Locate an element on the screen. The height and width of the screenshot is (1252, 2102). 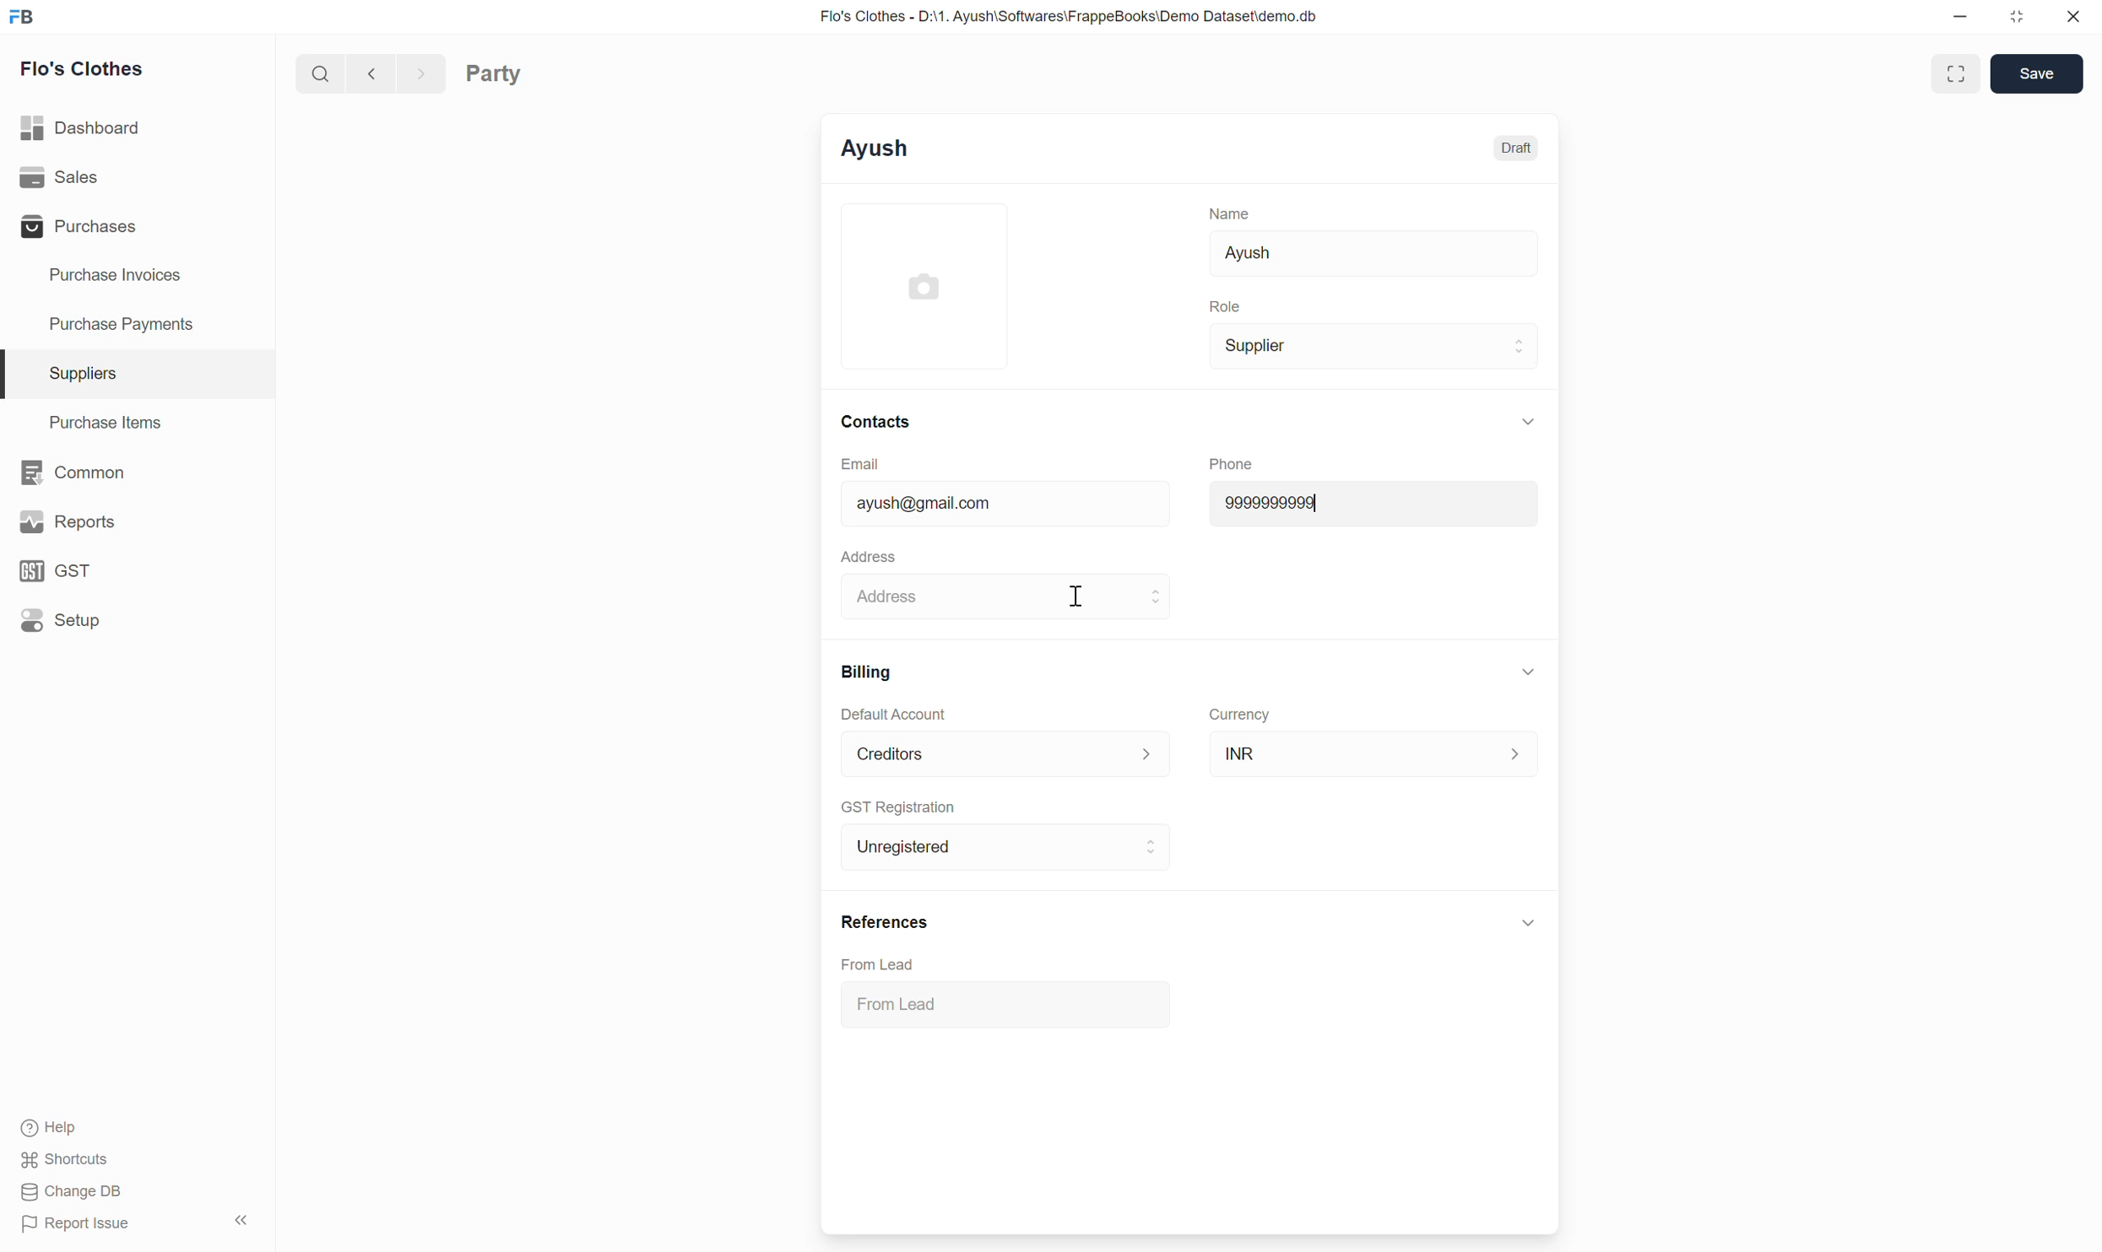
Contacts is located at coordinates (876, 422).